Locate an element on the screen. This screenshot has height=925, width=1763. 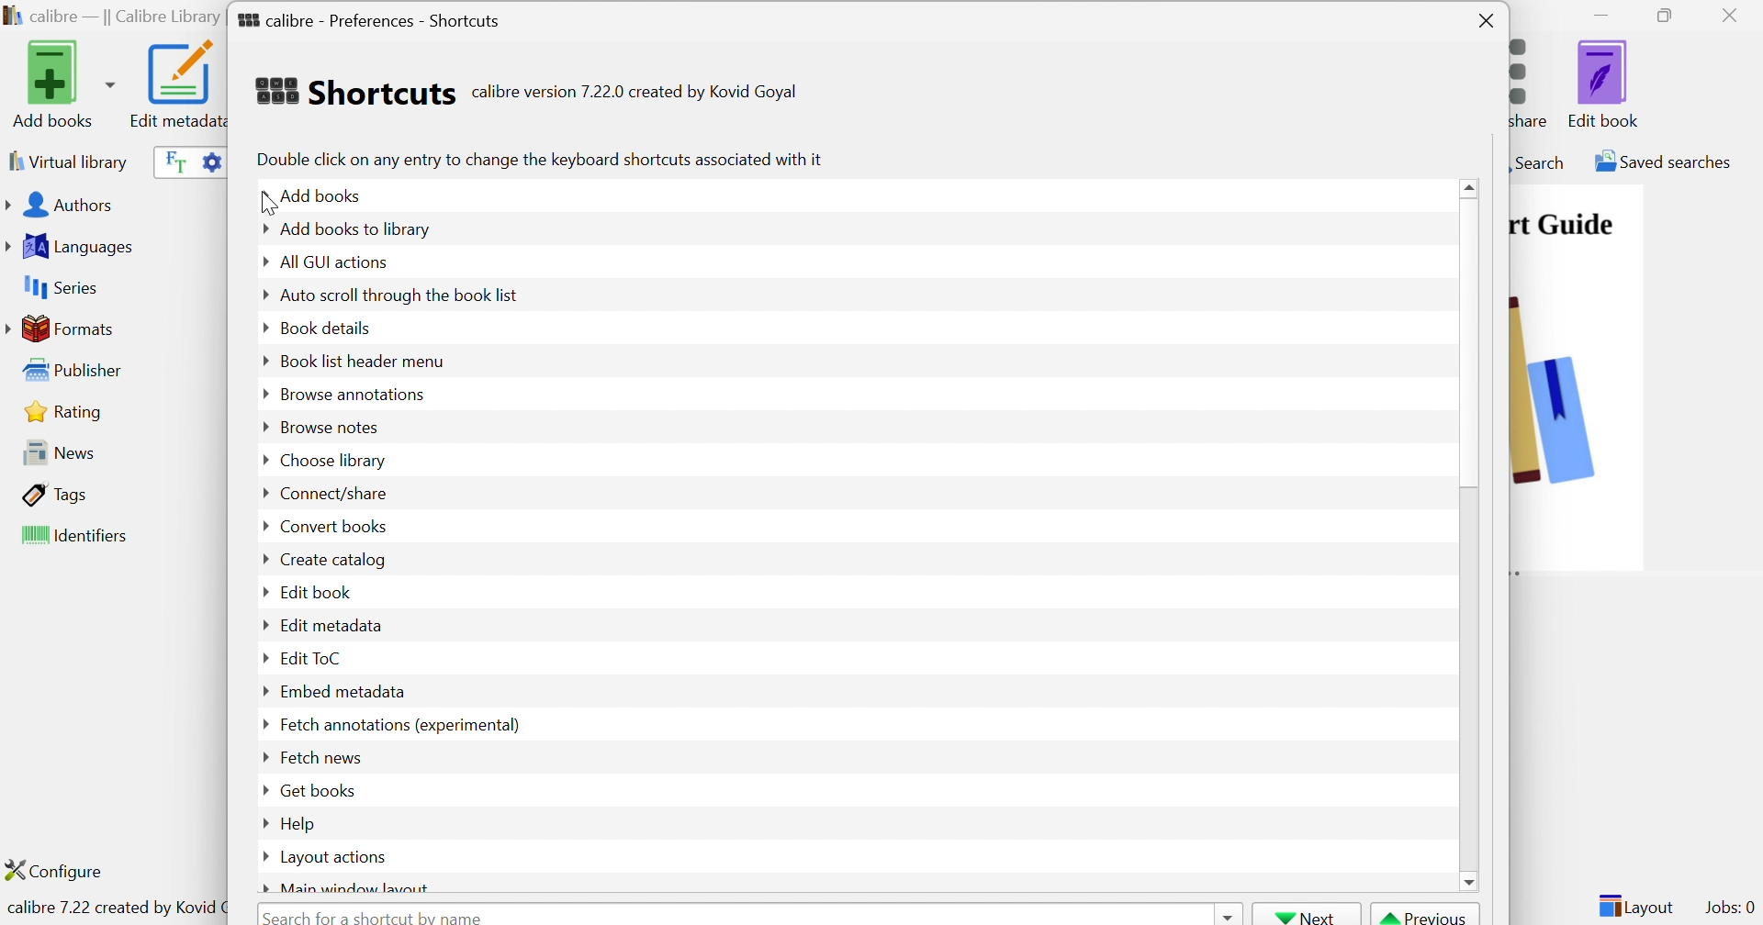
Add books to library is located at coordinates (356, 228).